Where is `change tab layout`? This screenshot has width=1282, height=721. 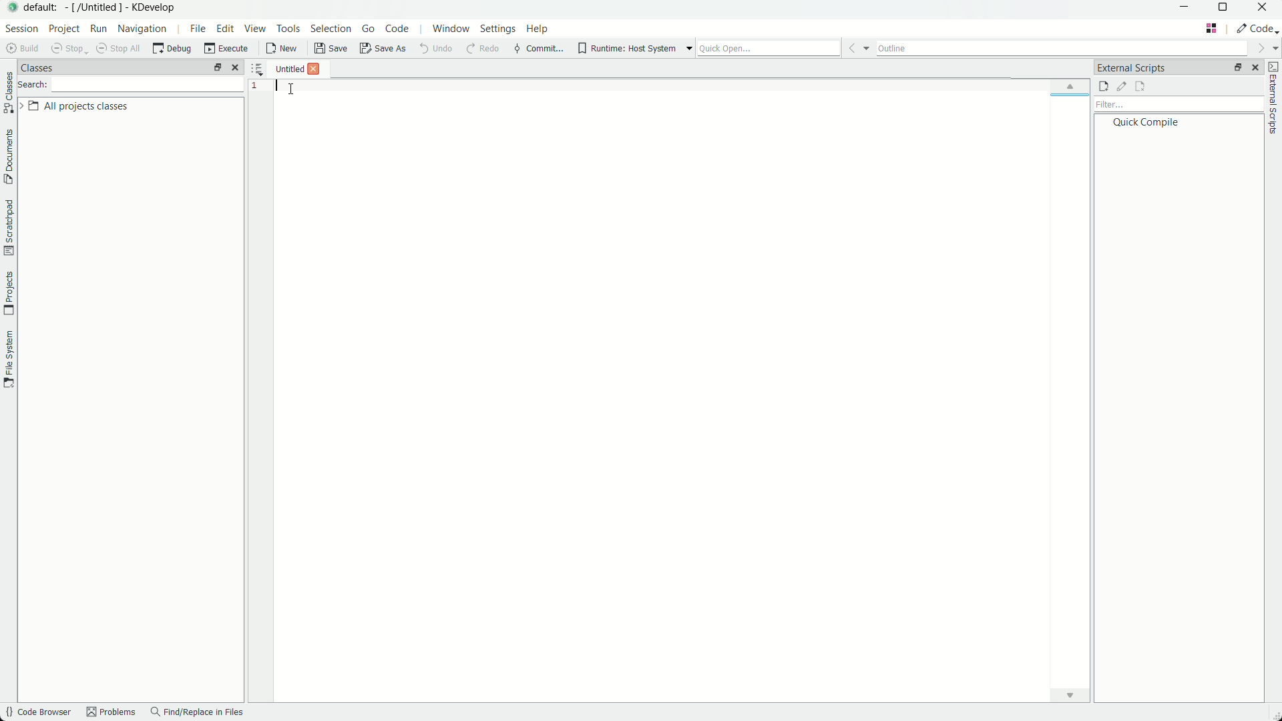
change tab layout is located at coordinates (1236, 69).